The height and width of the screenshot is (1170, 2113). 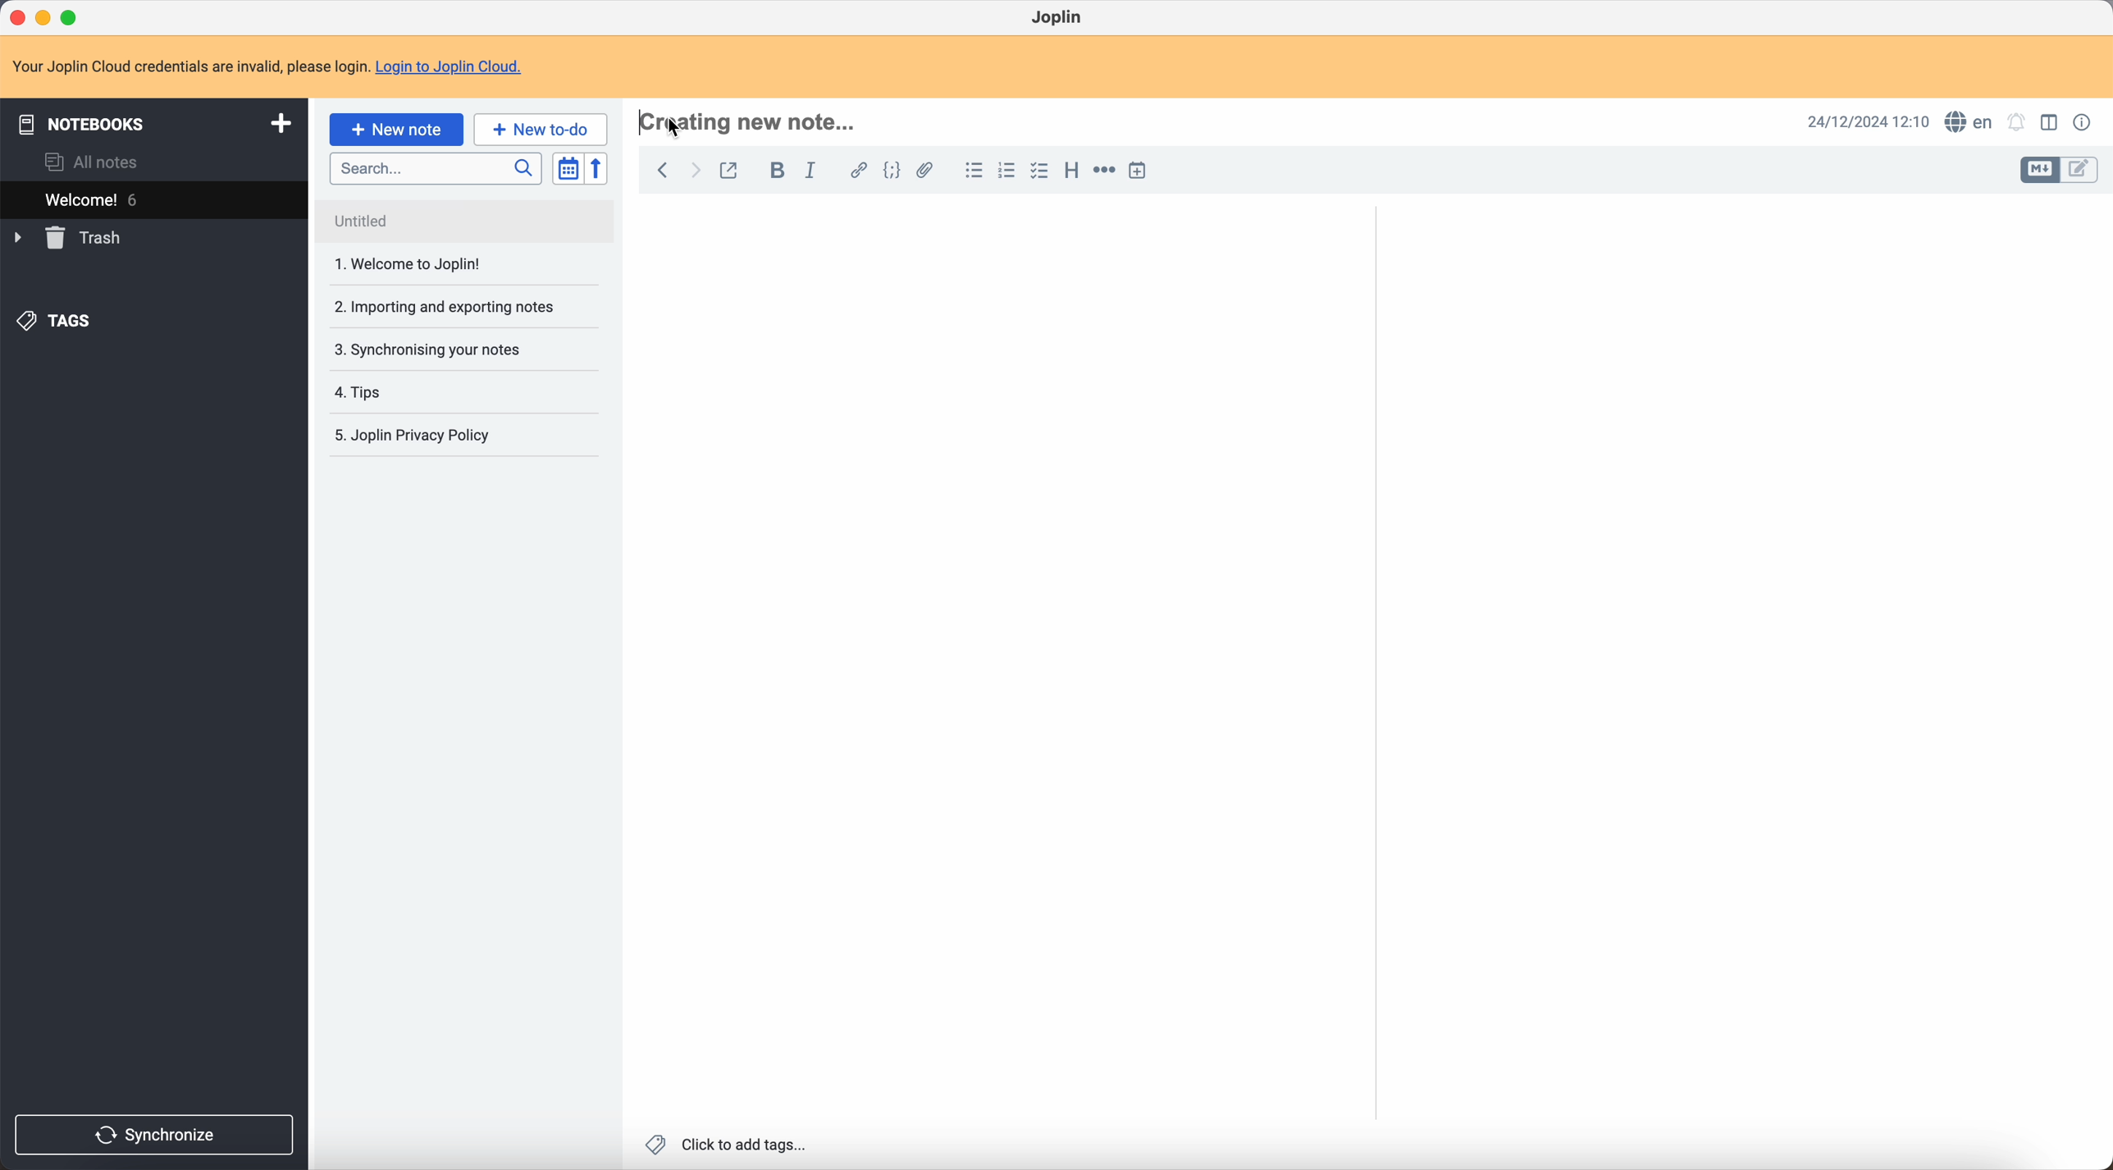 What do you see at coordinates (753, 122) in the screenshot?
I see `hotkey` at bounding box center [753, 122].